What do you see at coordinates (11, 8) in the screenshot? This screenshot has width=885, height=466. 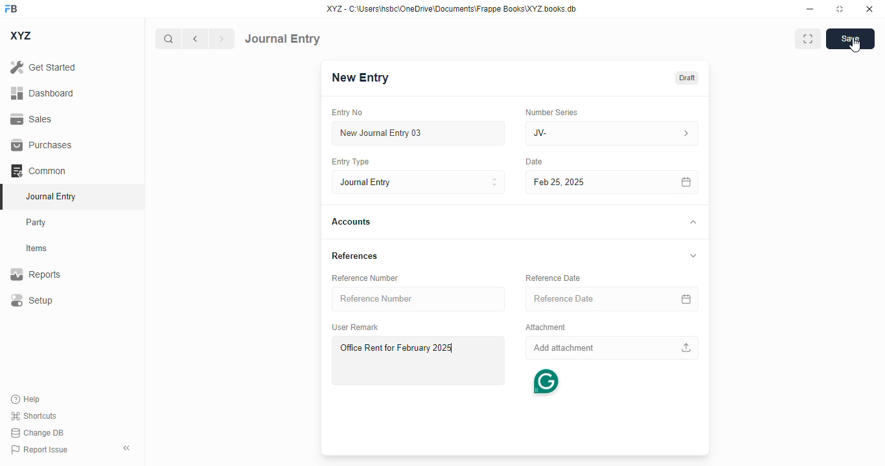 I see `FB logo` at bounding box center [11, 8].